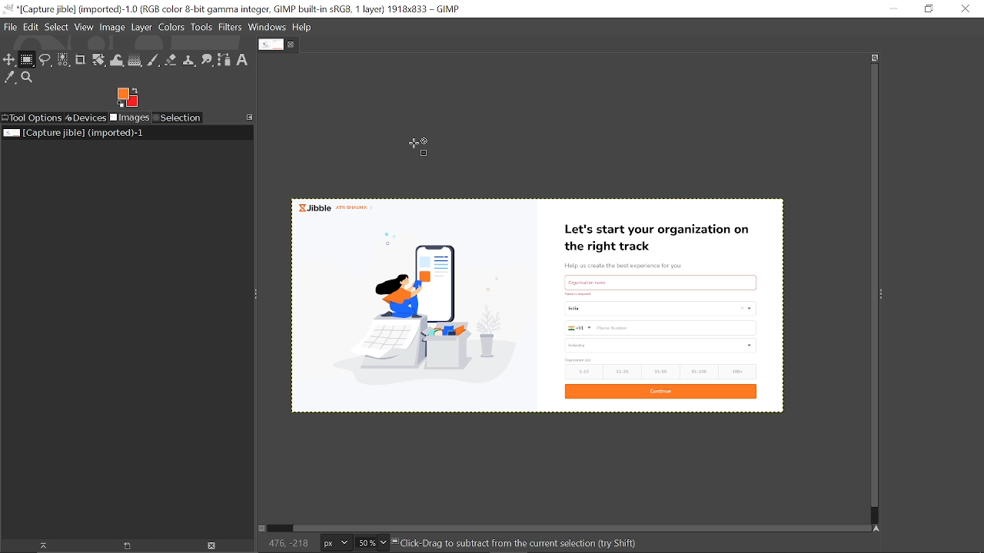  What do you see at coordinates (63, 61) in the screenshot?
I see `Select by color` at bounding box center [63, 61].